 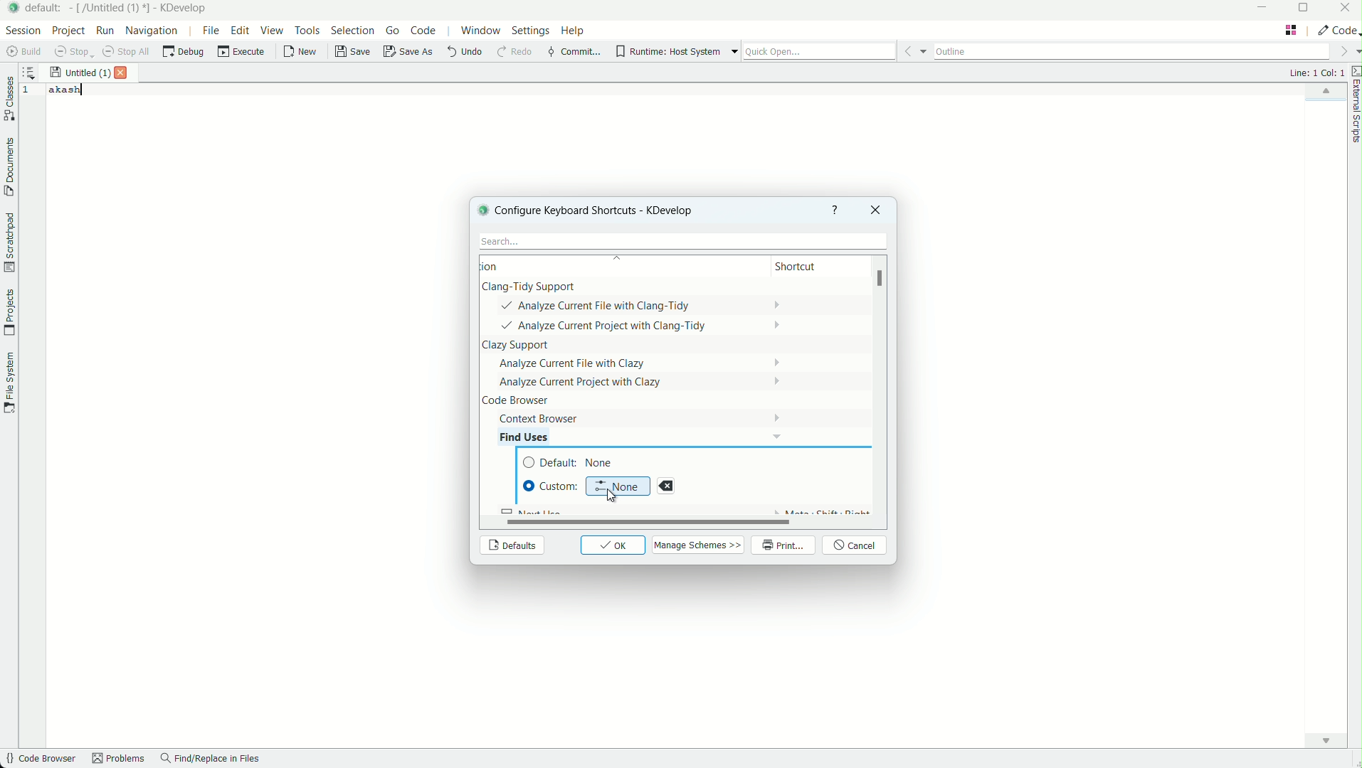 What do you see at coordinates (509, 266) in the screenshot?
I see `action` at bounding box center [509, 266].